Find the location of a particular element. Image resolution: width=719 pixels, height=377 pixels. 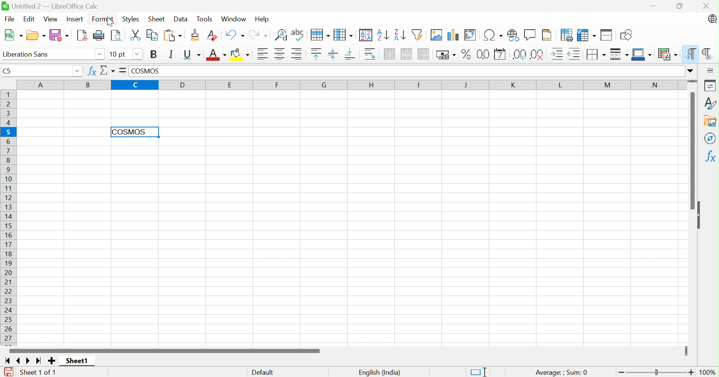

Insert or Edit Pivot Table is located at coordinates (473, 35).